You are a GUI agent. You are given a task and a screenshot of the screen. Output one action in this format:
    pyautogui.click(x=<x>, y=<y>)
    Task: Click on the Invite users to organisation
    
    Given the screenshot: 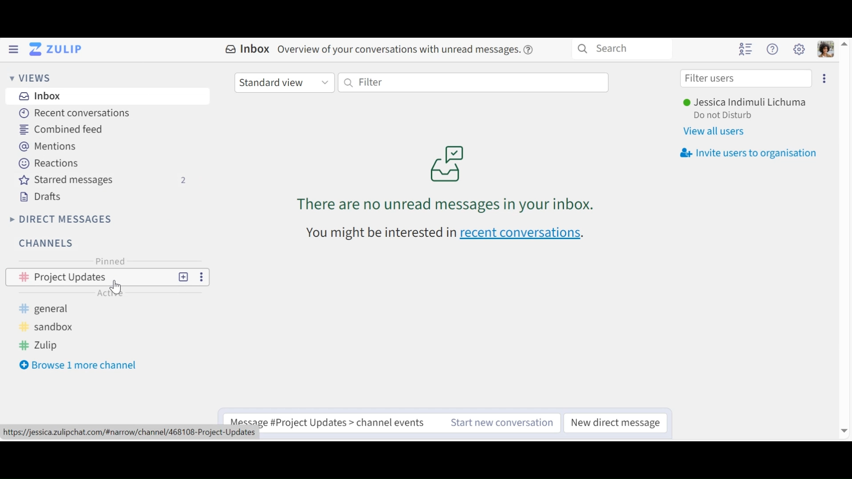 What is the action you would take?
    pyautogui.click(x=824, y=79)
    